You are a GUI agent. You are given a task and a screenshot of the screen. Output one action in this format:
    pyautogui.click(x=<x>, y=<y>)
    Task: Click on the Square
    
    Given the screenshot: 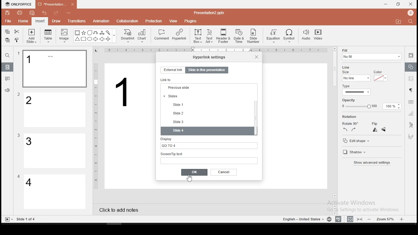 What is the action you would take?
    pyautogui.click(x=83, y=39)
    